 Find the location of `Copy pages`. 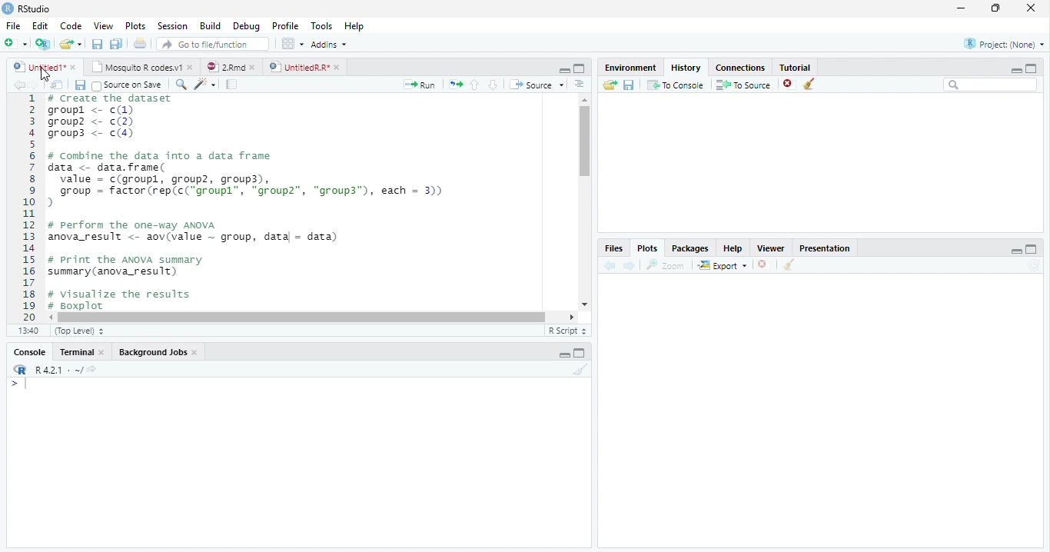

Copy pages is located at coordinates (454, 84).